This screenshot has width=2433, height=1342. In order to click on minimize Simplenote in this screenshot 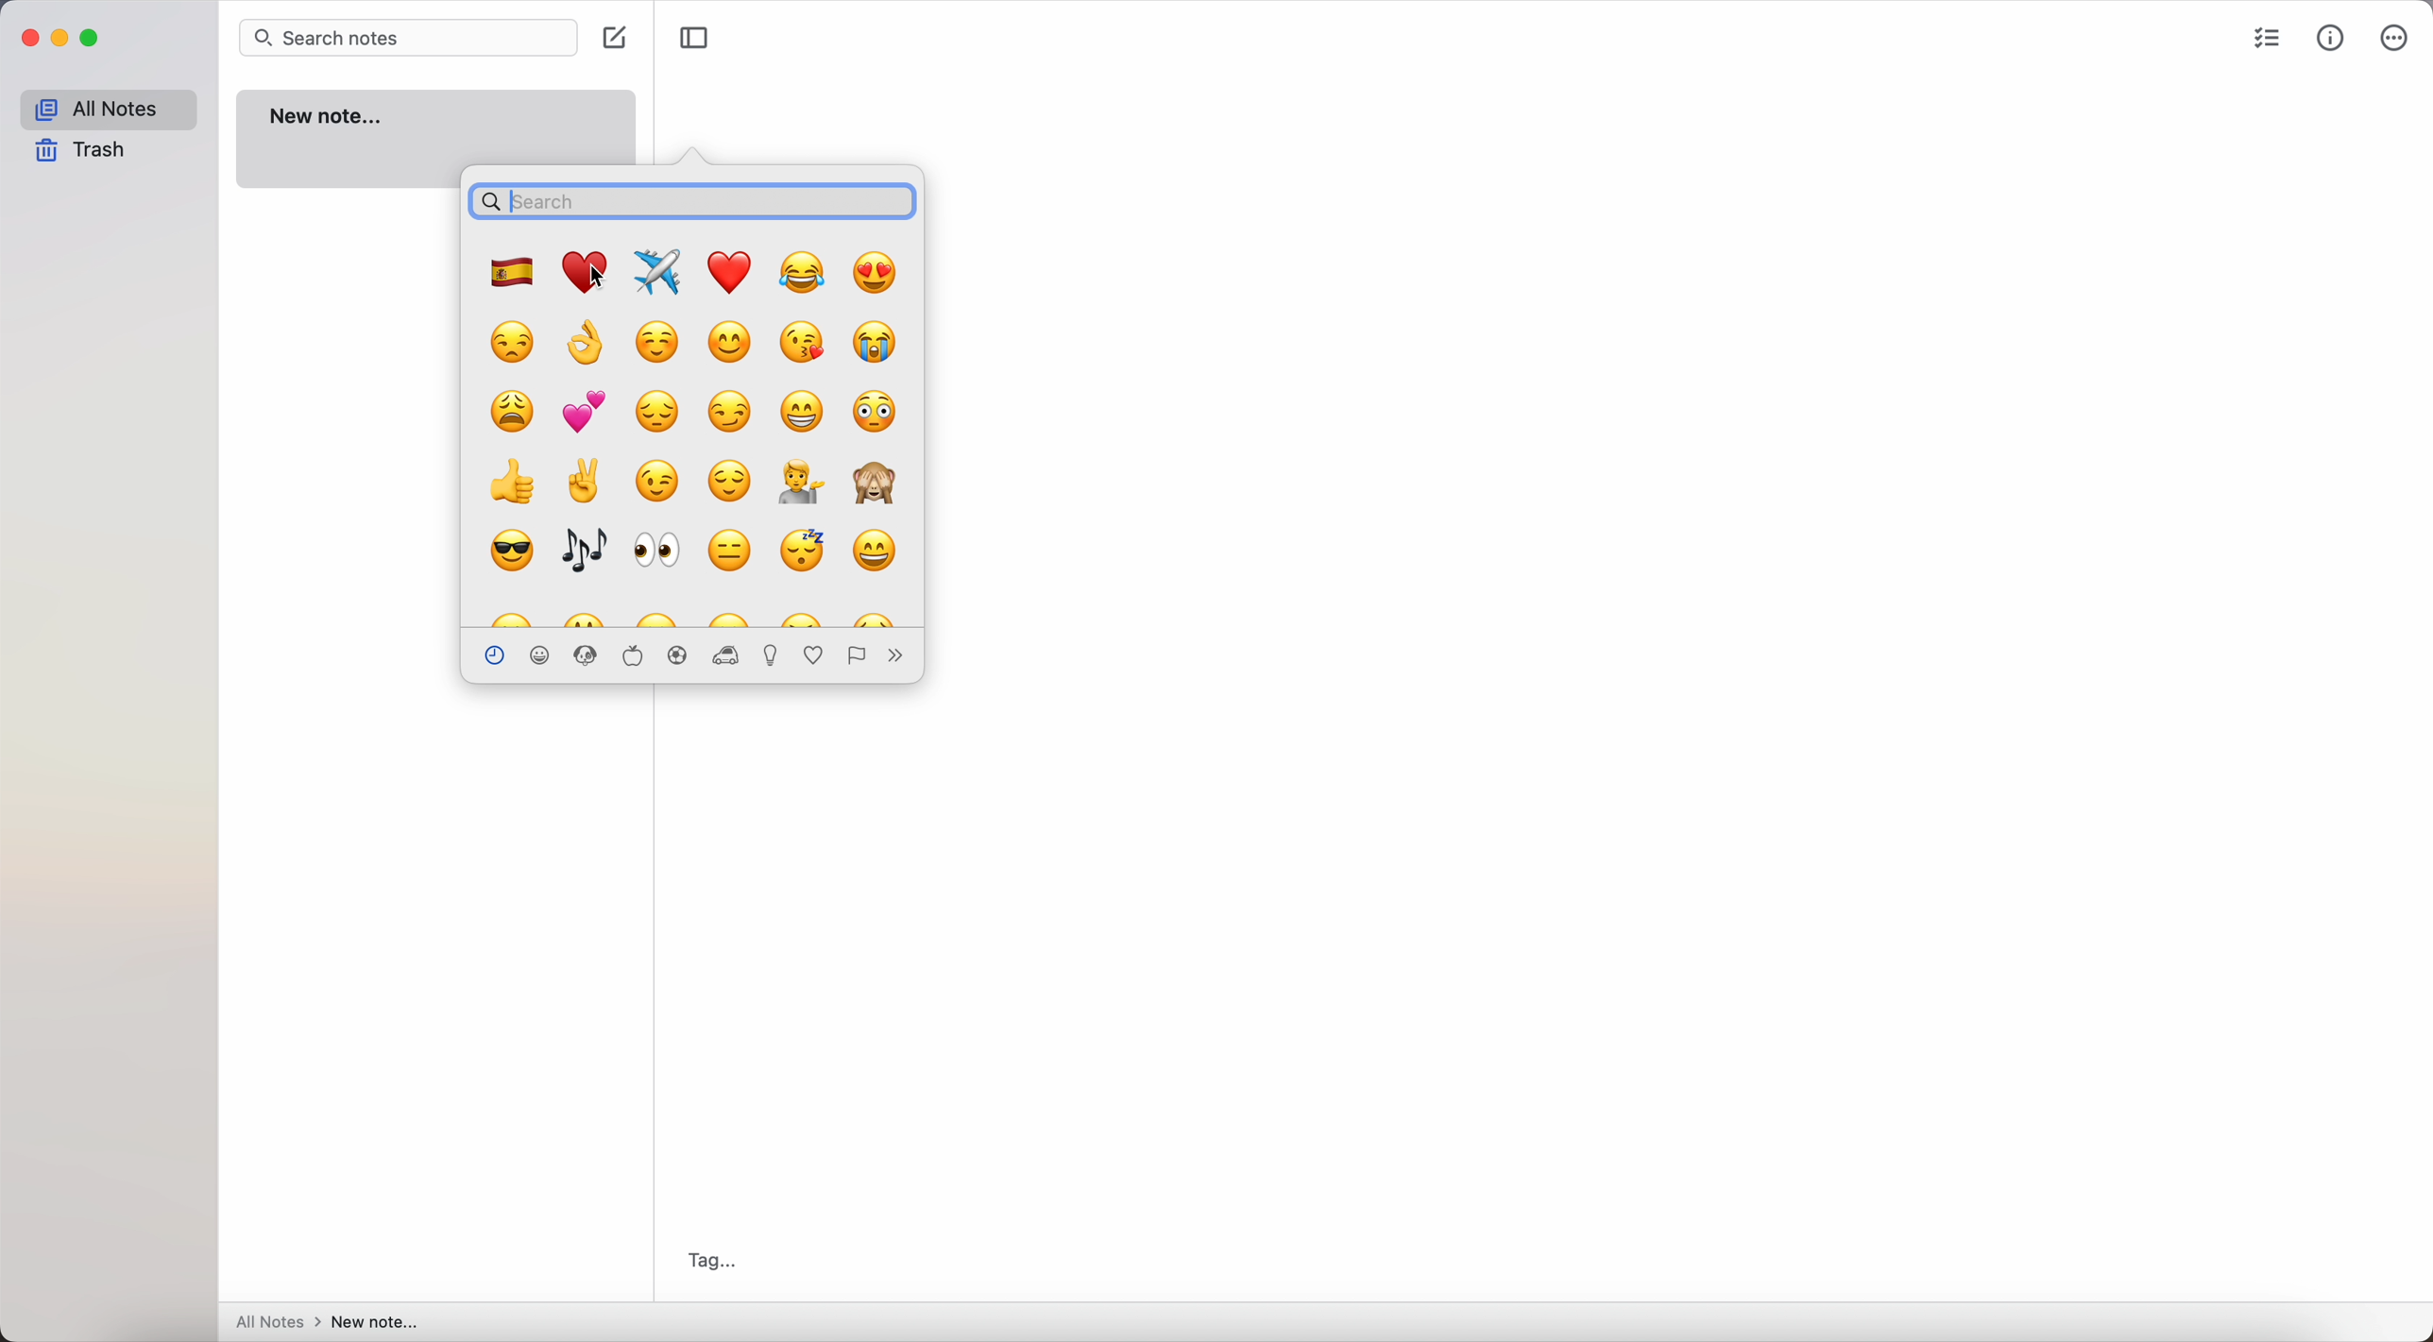, I will do `click(60, 37)`.